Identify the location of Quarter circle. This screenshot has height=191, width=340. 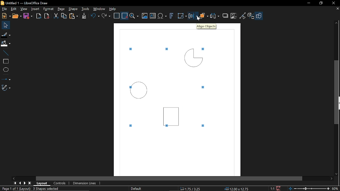
(193, 58).